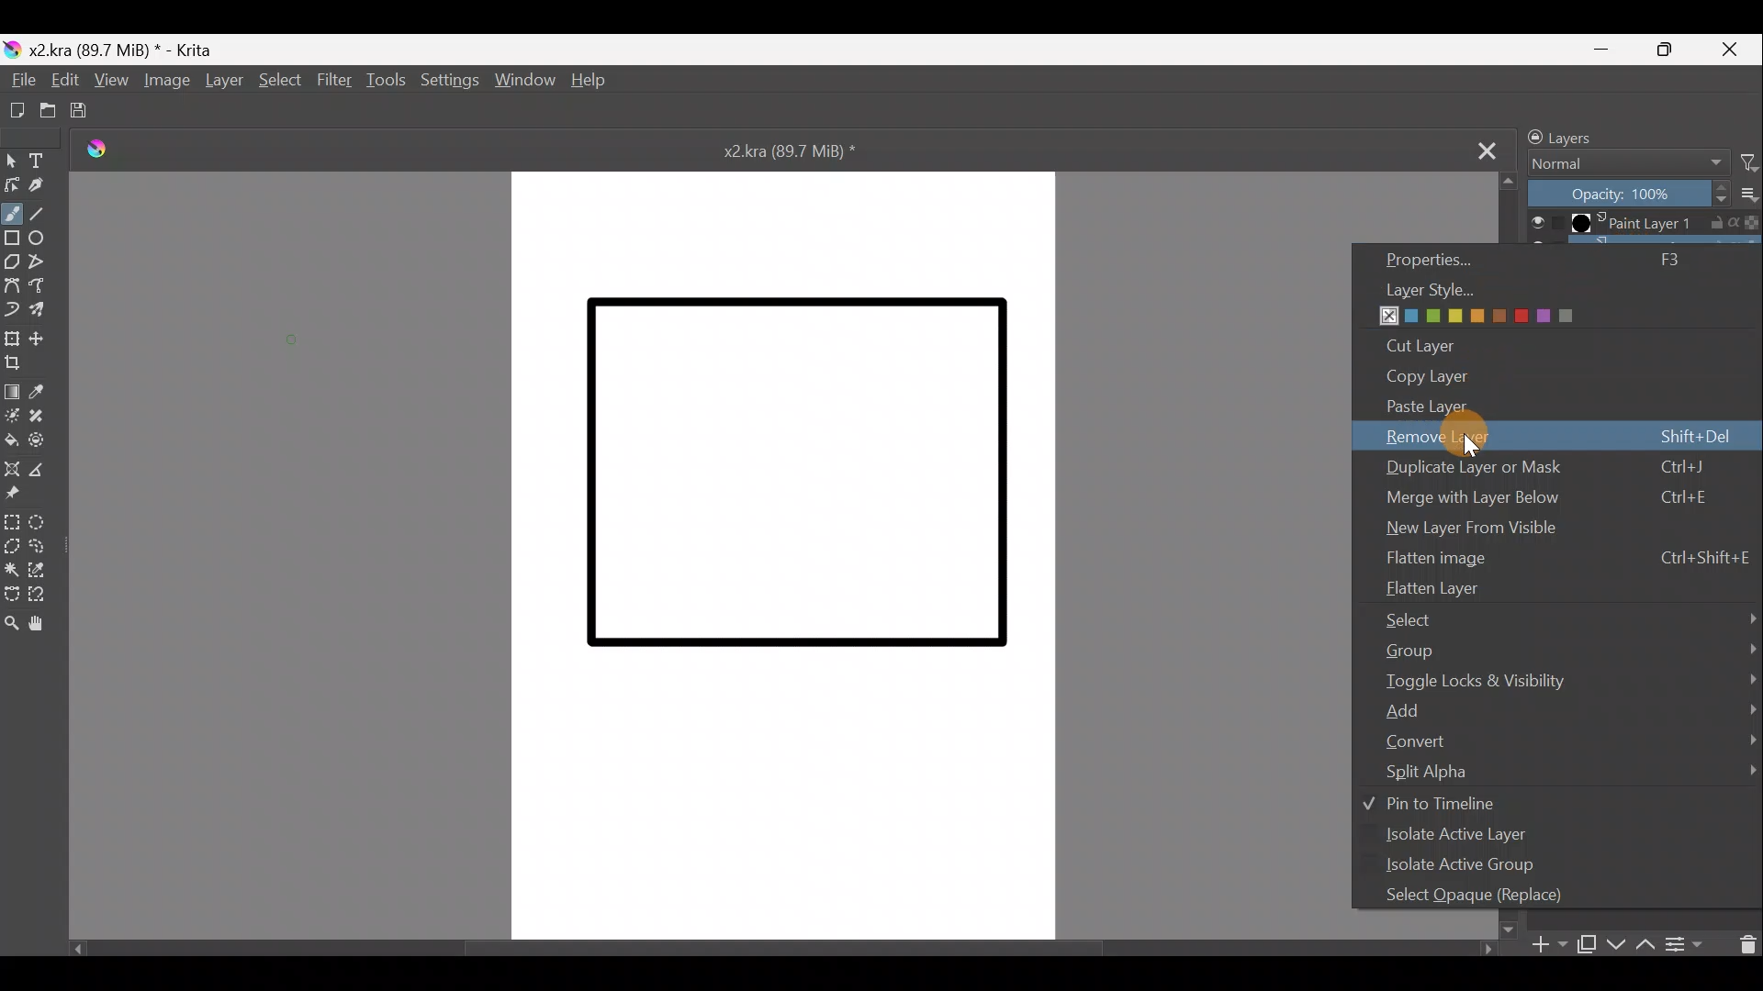 The height and width of the screenshot is (991, 1763). What do you see at coordinates (1546, 468) in the screenshot?
I see `Duplicate later/mask` at bounding box center [1546, 468].